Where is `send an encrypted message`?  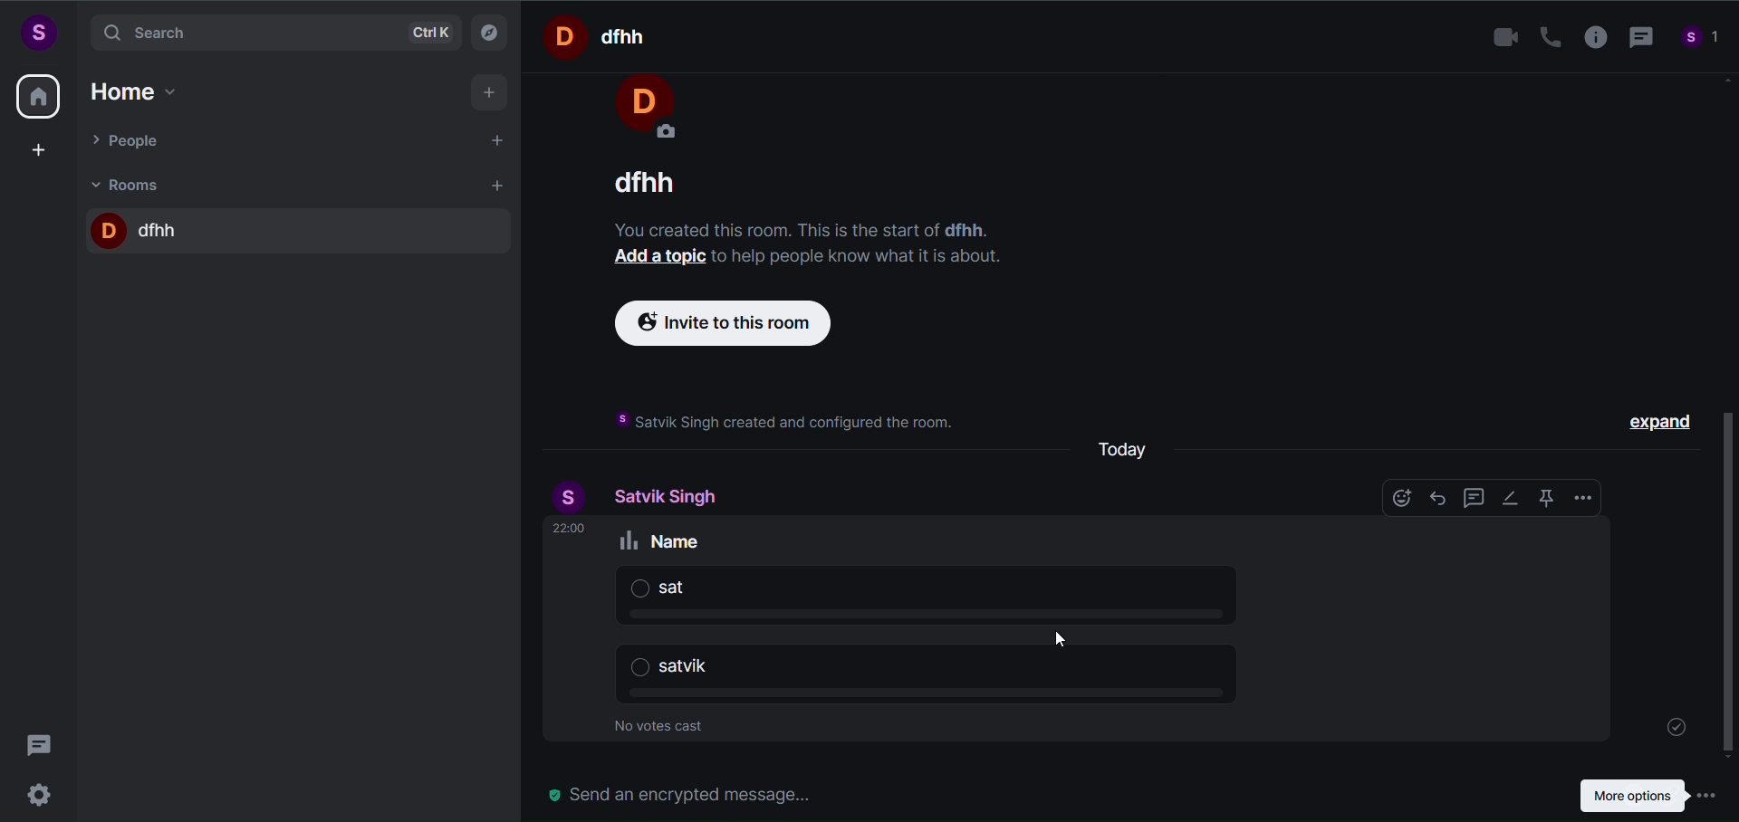
send an encrypted message is located at coordinates (688, 794).